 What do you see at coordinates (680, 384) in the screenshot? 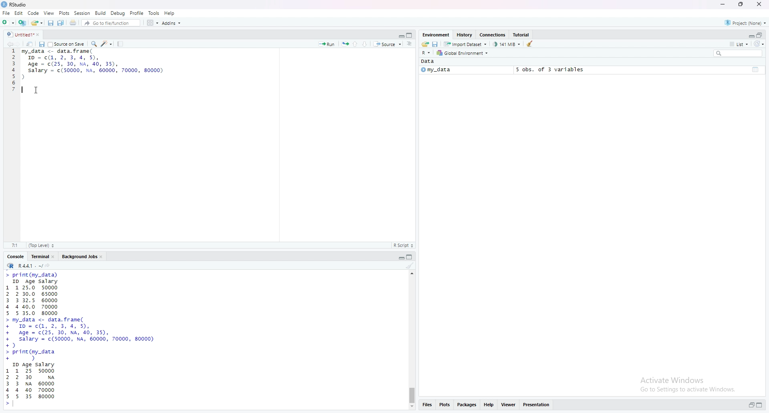
I see `Activate windows Go to Settings to activate windows` at bounding box center [680, 384].